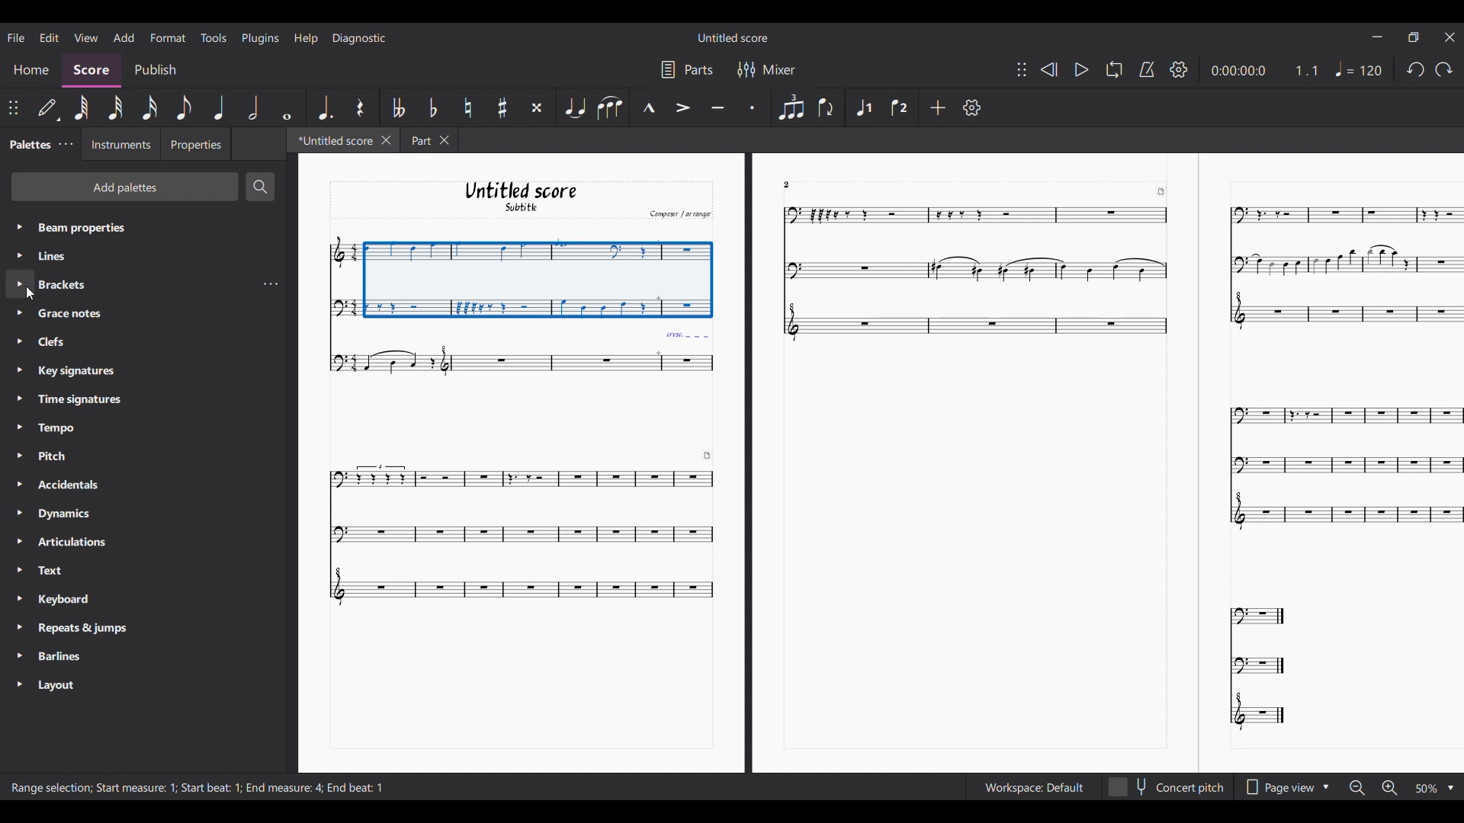 Image resolution: width=1464 pixels, height=823 pixels. I want to click on End measure: 4;, so click(284, 787).